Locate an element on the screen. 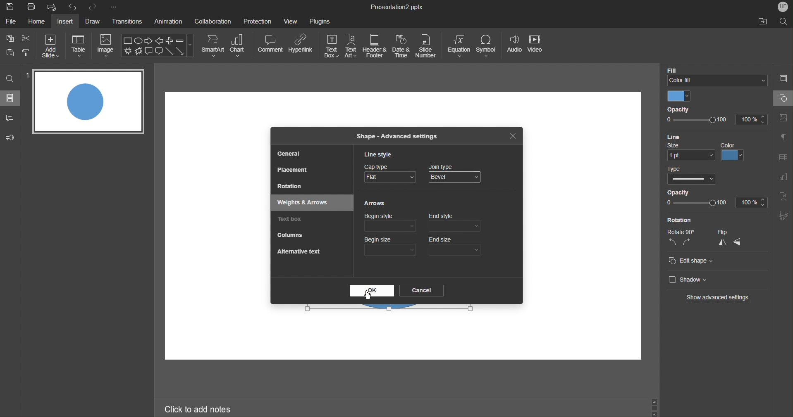 The width and height of the screenshot is (793, 417). End size is located at coordinates (456, 246).